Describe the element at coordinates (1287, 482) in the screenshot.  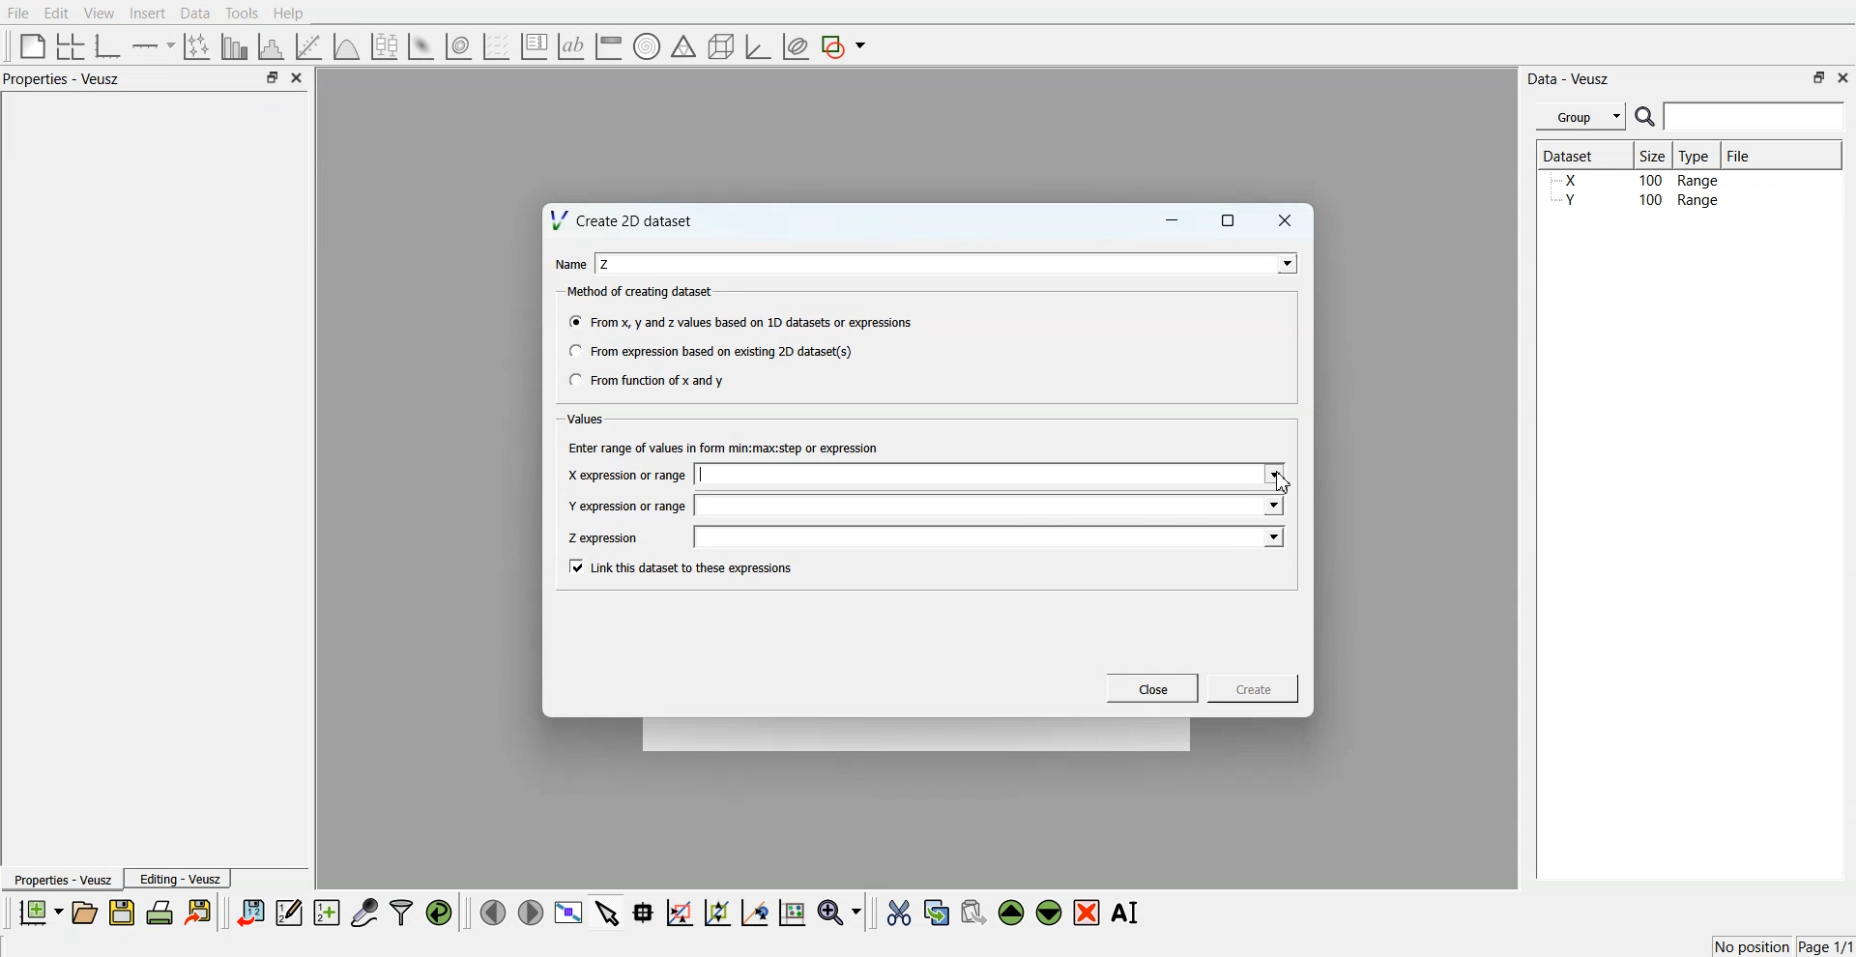
I see `Cursor` at that location.